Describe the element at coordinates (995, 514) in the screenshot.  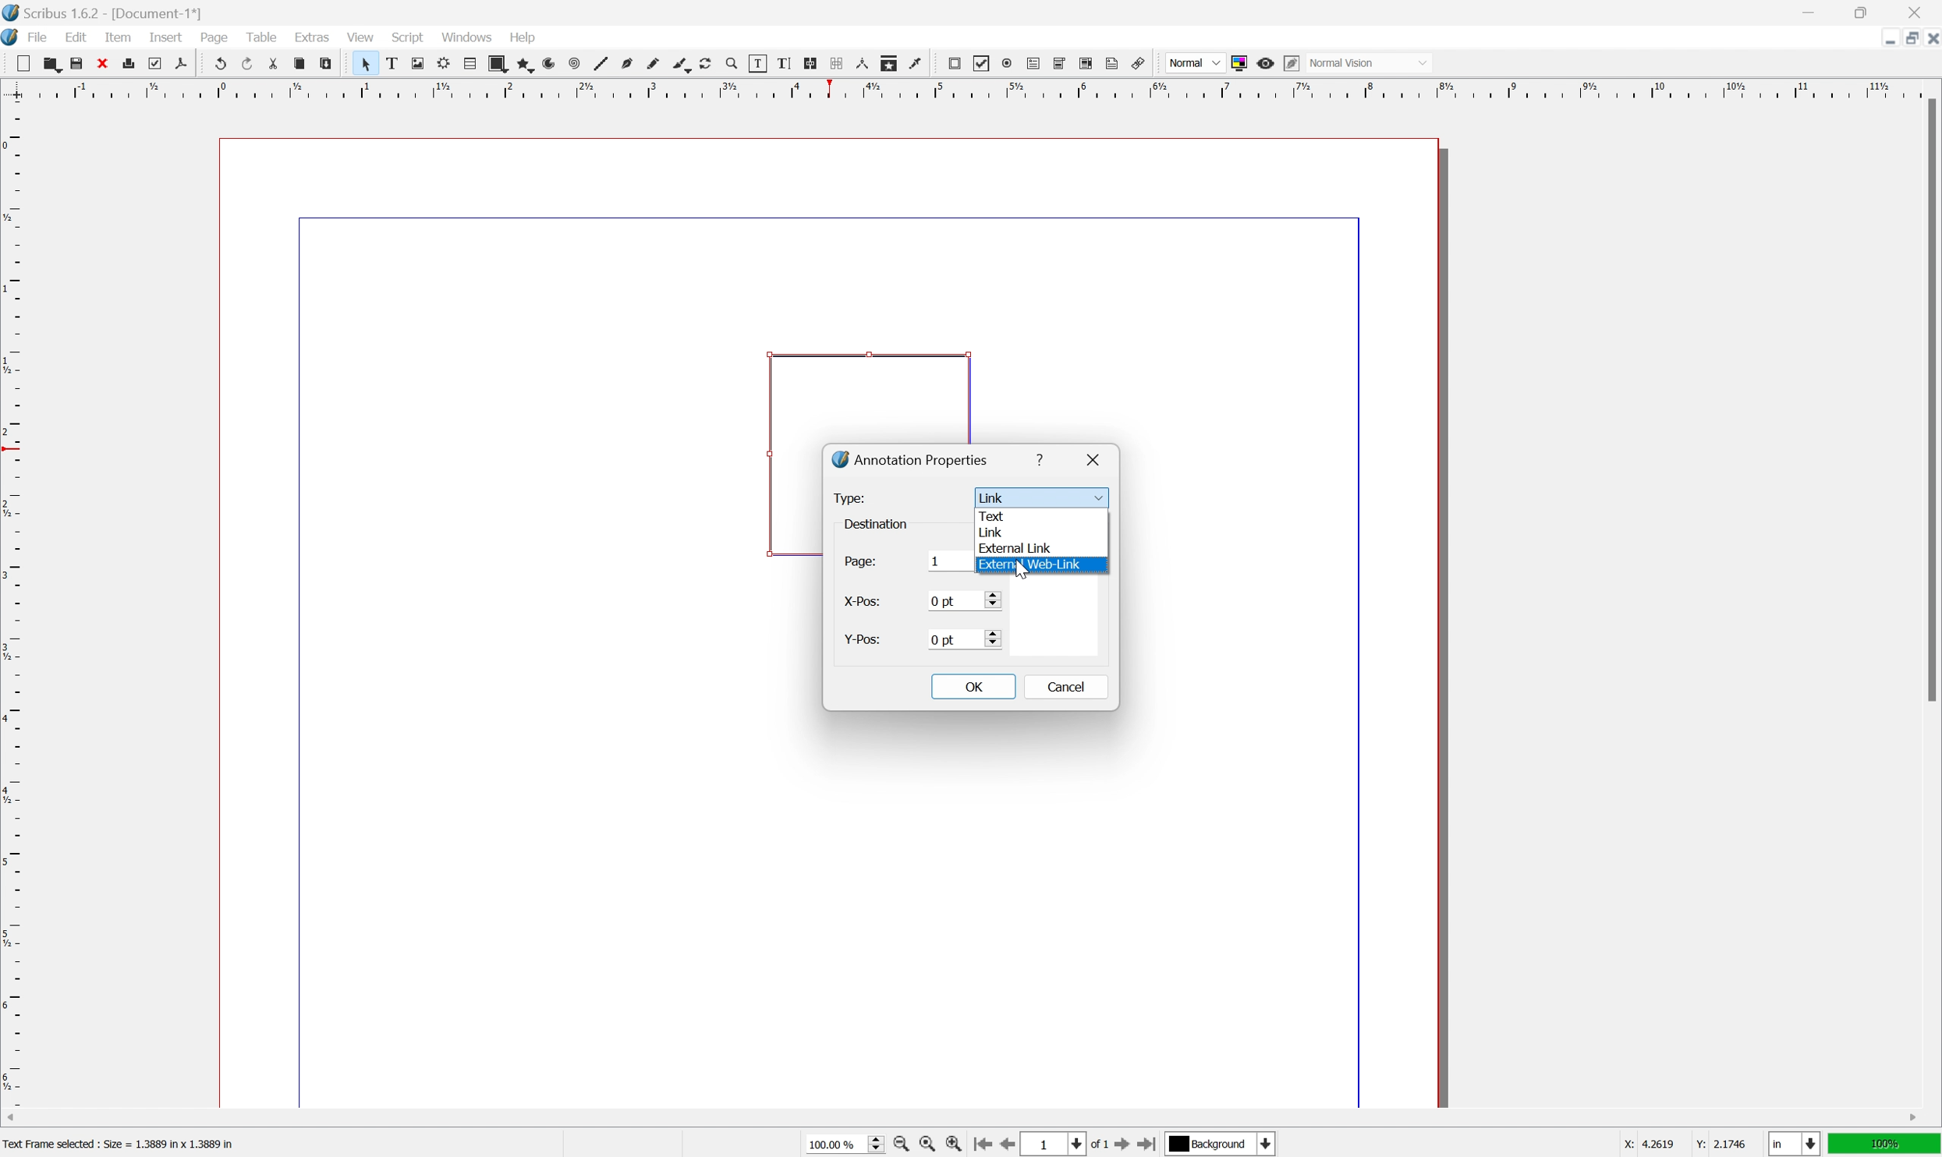
I see `text` at that location.